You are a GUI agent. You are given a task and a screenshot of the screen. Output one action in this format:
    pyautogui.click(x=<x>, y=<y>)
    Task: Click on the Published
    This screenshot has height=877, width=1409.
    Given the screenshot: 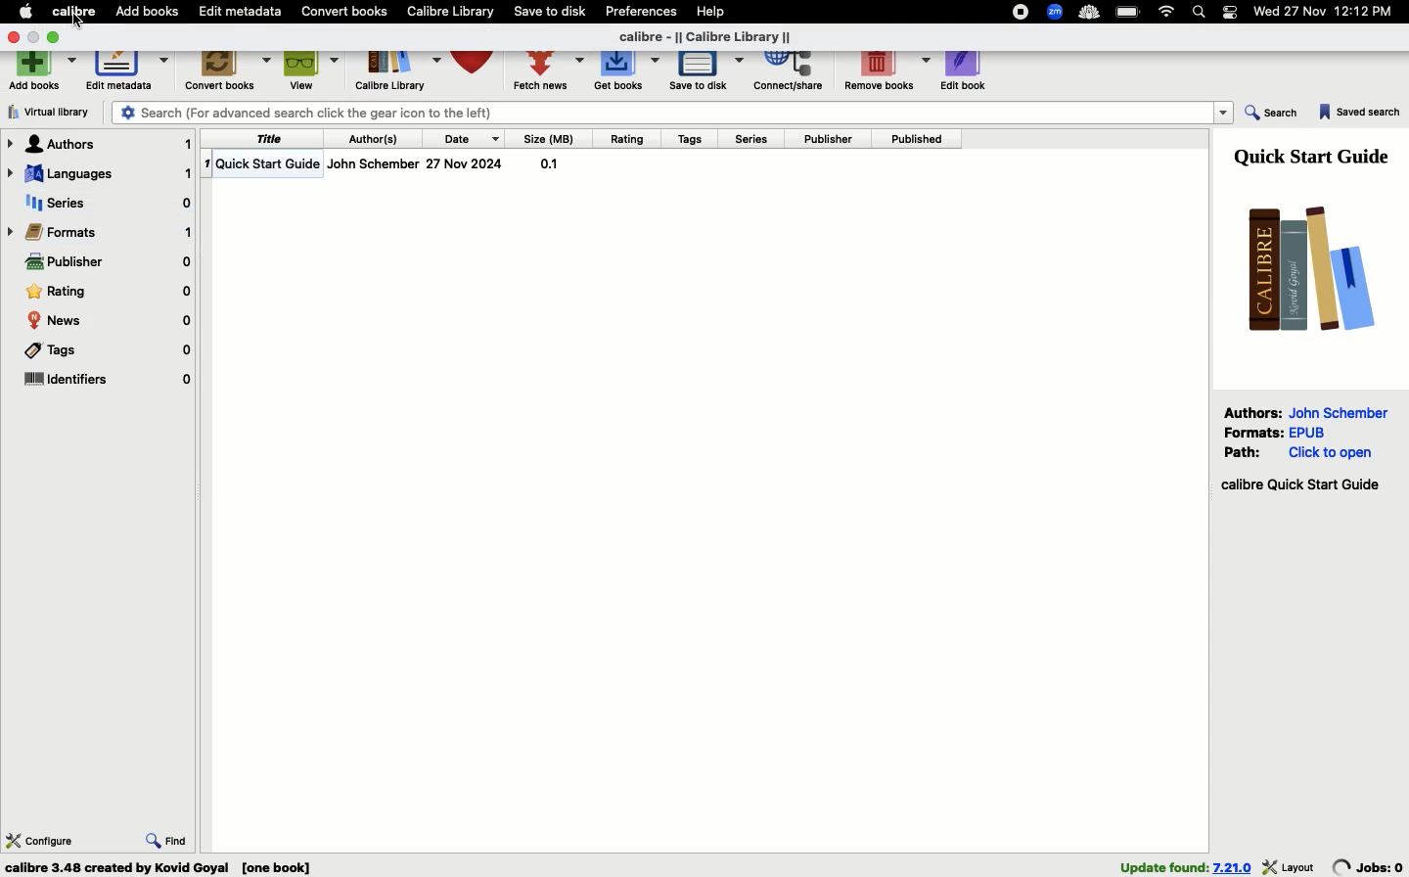 What is the action you would take?
    pyautogui.click(x=917, y=140)
    